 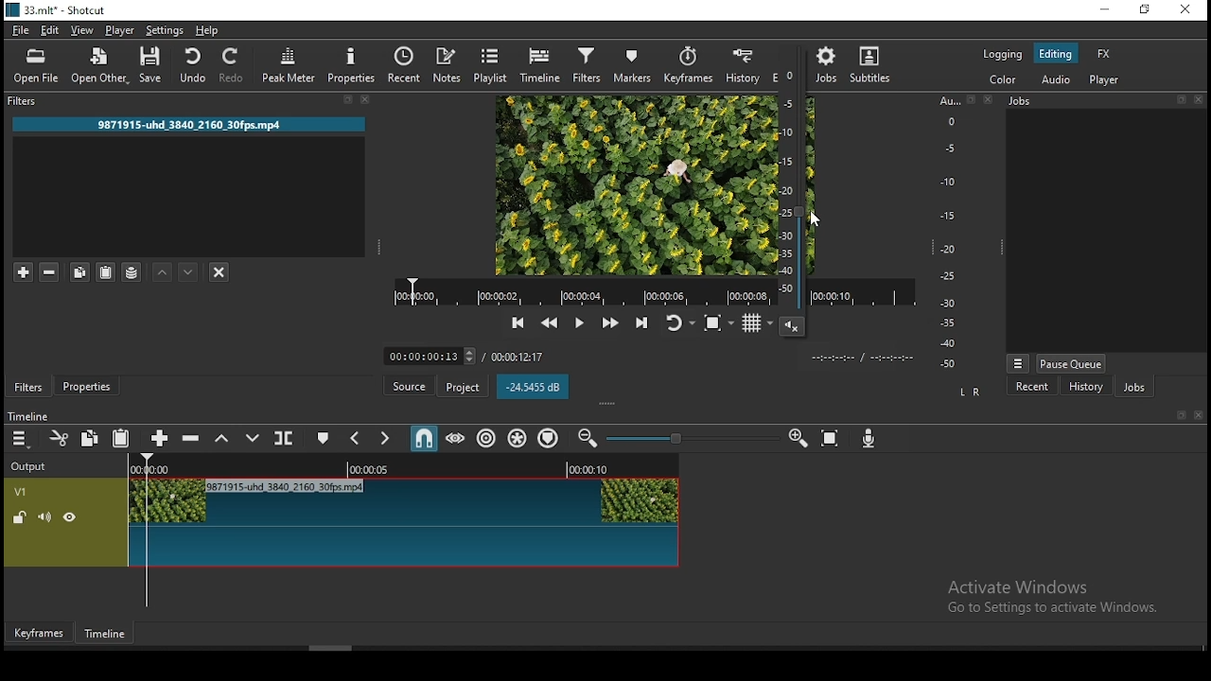 What do you see at coordinates (1105, 55) in the screenshot?
I see `fx` at bounding box center [1105, 55].